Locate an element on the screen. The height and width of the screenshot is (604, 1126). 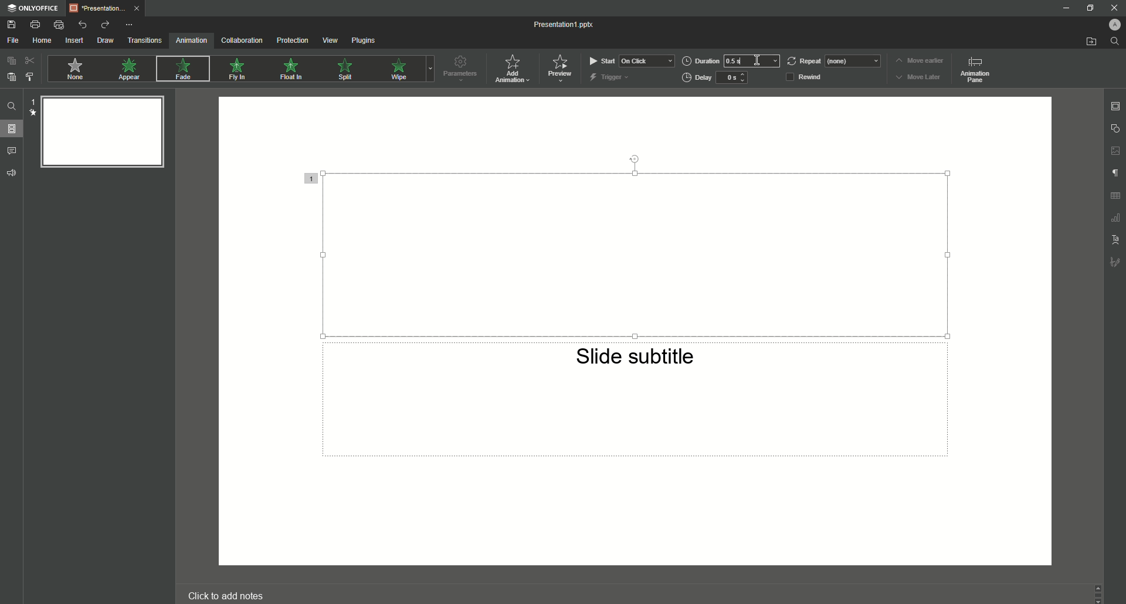
Wipe is located at coordinates (399, 69).